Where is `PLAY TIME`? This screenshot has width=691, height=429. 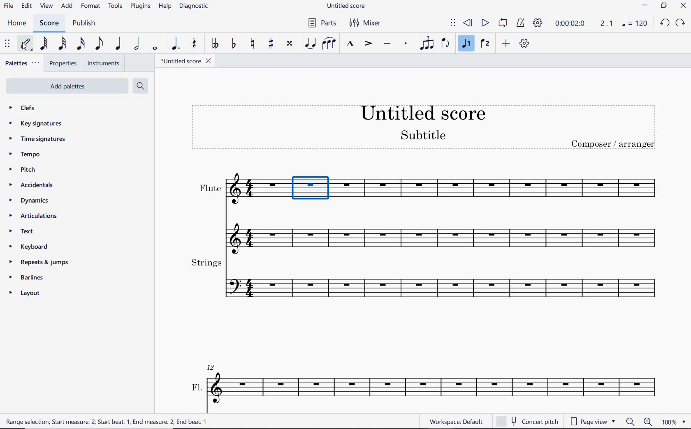 PLAY TIME is located at coordinates (584, 25).